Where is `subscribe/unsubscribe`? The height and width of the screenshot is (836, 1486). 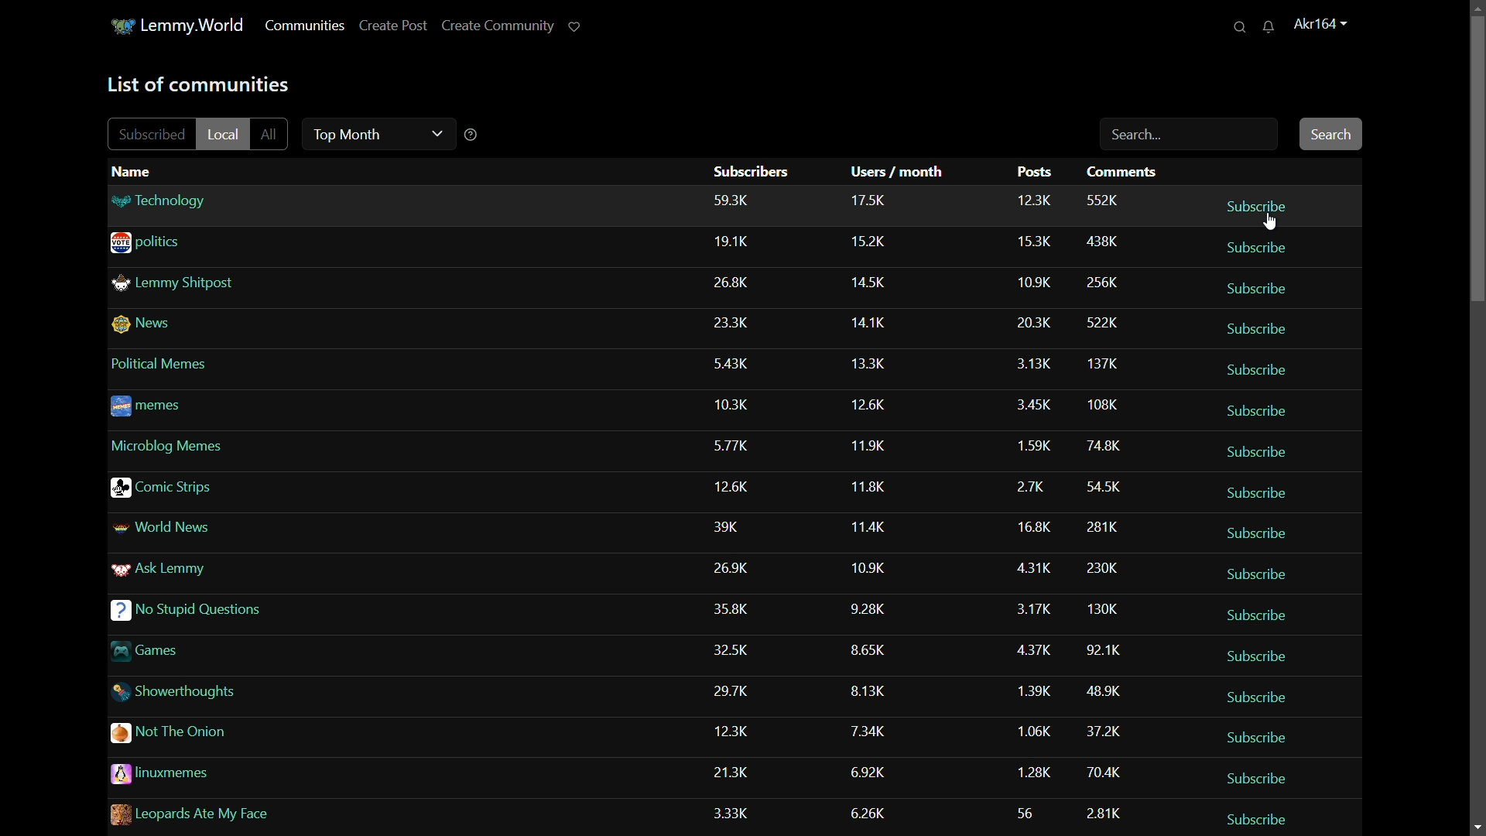
subscribe/unsubscribe is located at coordinates (1266, 574).